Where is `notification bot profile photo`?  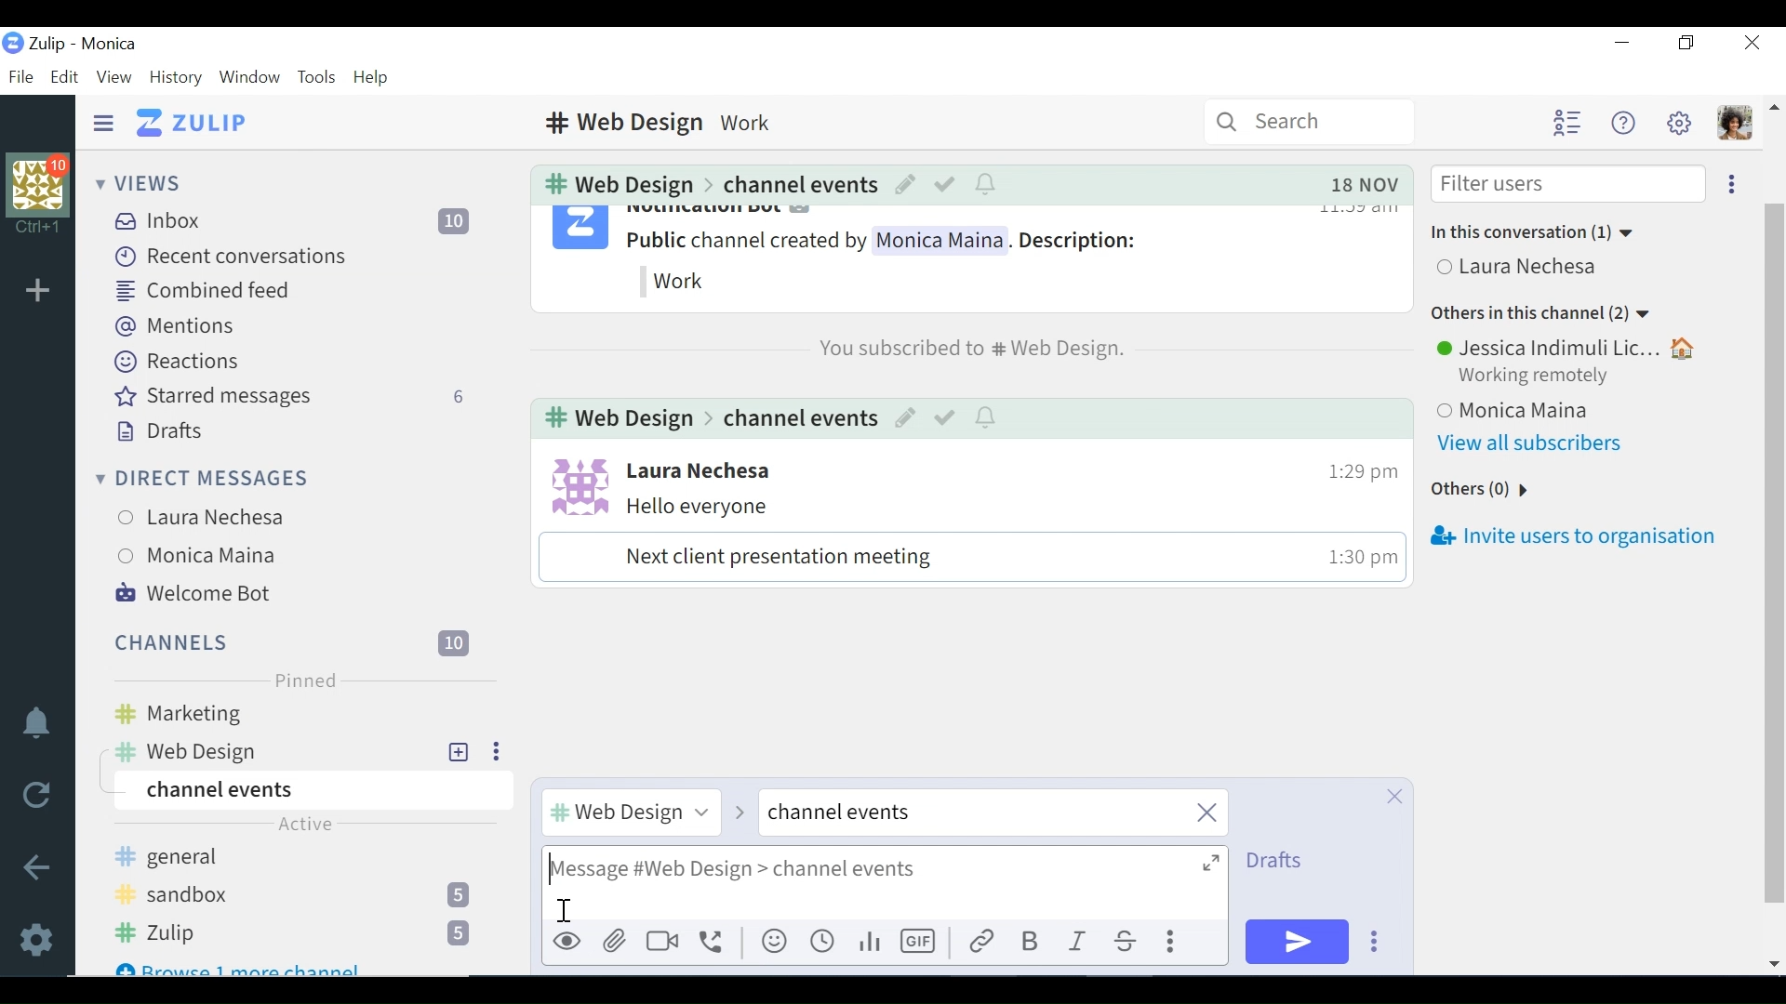 notification bot profile photo is located at coordinates (579, 231).